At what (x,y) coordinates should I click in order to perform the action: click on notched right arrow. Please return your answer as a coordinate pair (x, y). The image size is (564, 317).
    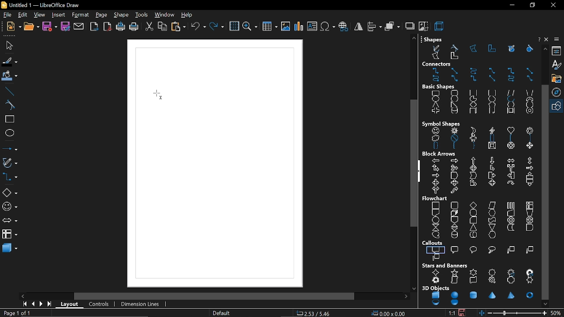
    Looking at the image, I should click on (435, 176).